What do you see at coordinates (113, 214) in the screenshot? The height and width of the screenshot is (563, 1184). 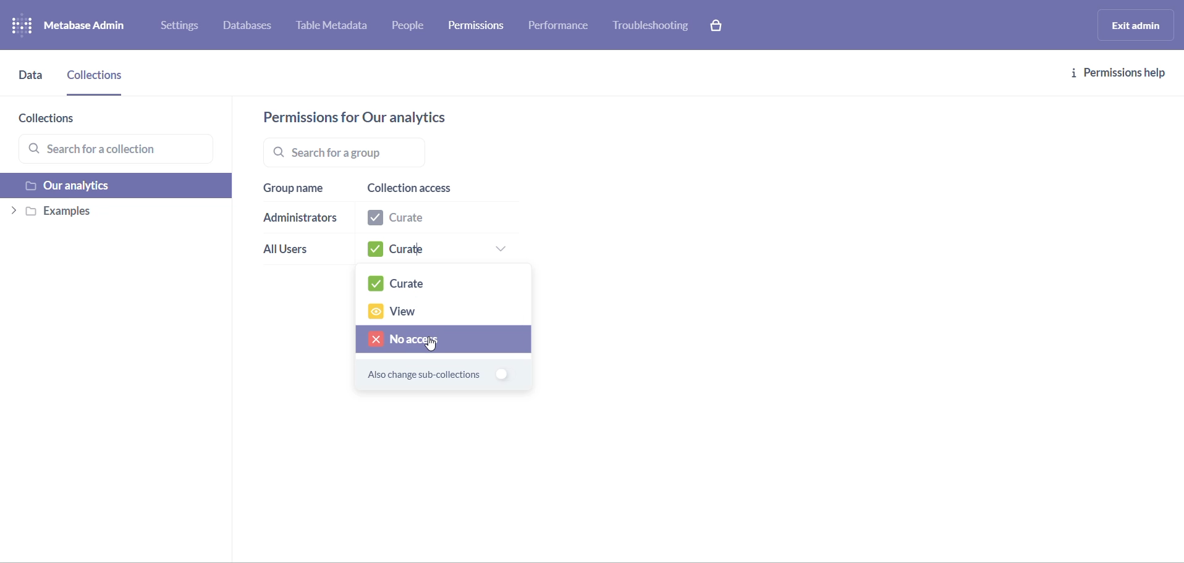 I see `examples` at bounding box center [113, 214].